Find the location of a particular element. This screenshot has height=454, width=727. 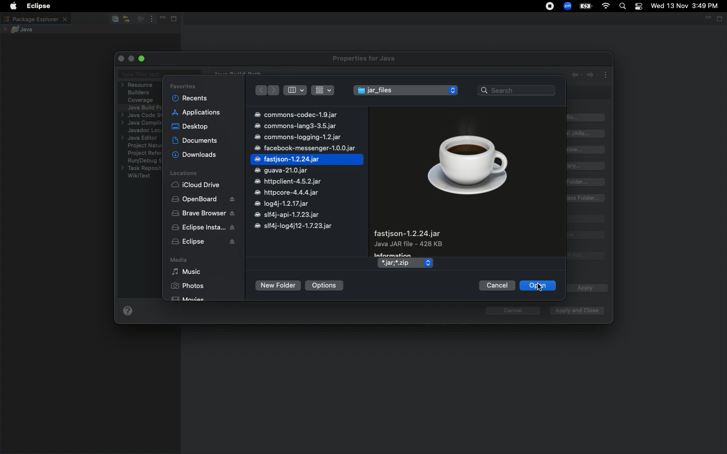

Recording is located at coordinates (550, 7).